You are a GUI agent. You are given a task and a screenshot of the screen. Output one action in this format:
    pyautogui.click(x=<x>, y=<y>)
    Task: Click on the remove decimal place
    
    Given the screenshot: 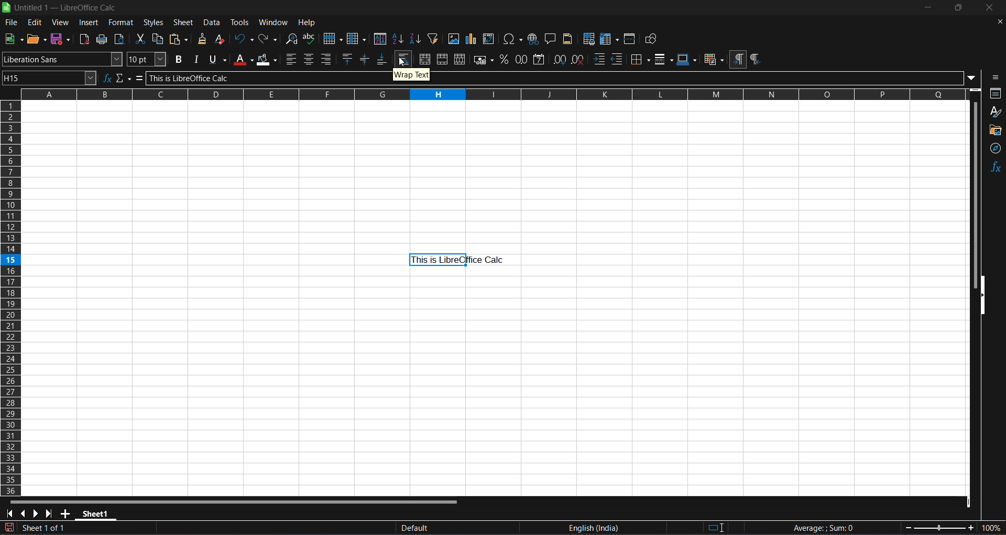 What is the action you would take?
    pyautogui.click(x=579, y=60)
    